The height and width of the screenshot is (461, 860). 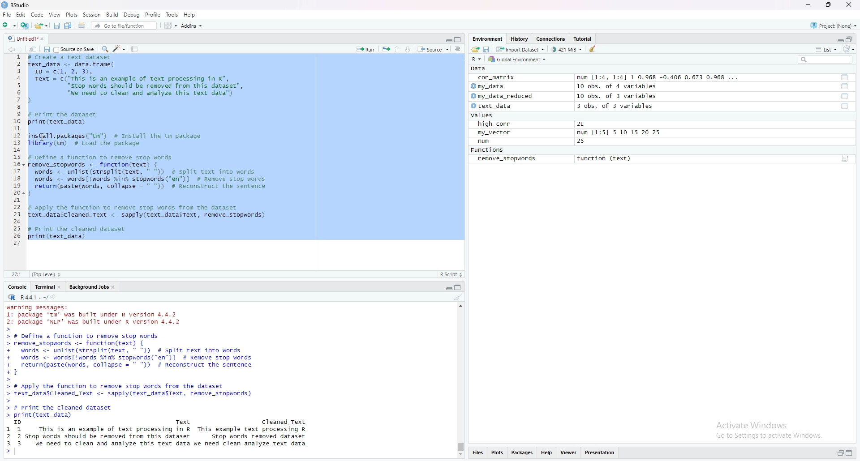 I want to click on expand, so click(x=839, y=452).